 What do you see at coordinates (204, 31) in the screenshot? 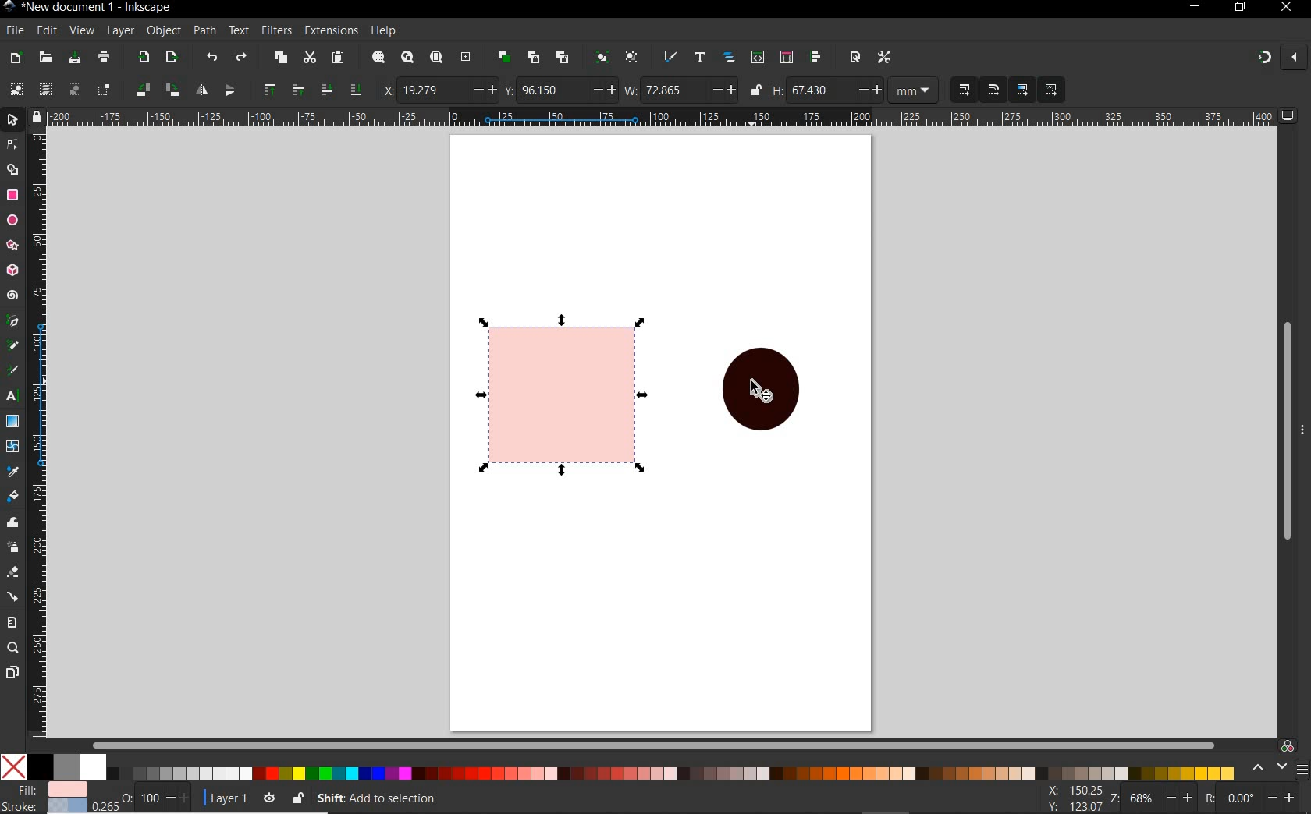
I see `path` at bounding box center [204, 31].